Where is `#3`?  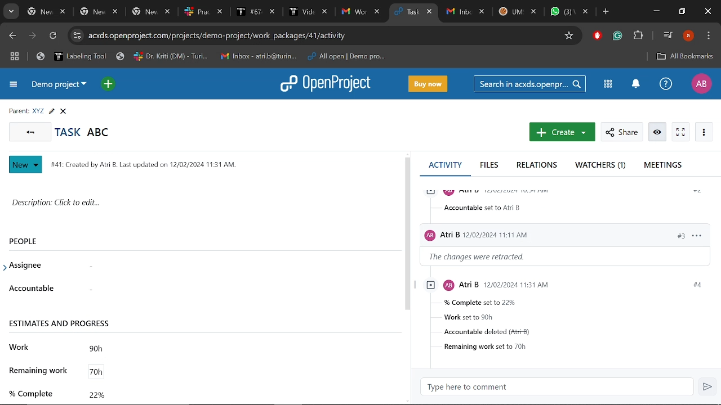
#3 is located at coordinates (675, 235).